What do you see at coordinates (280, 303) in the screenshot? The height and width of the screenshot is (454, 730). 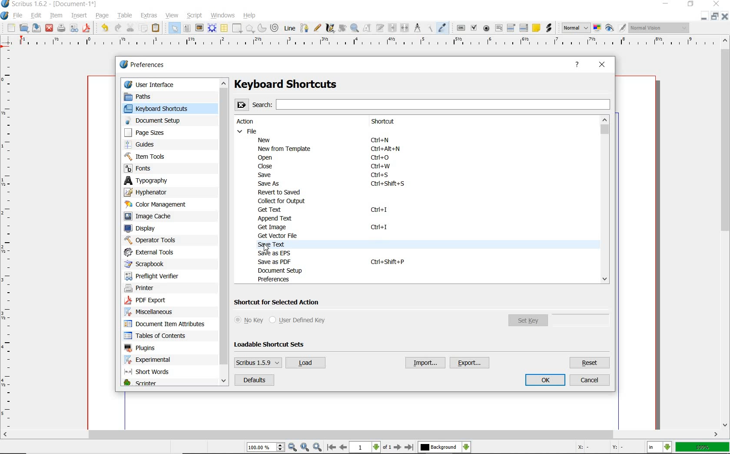 I see `shortcut for selected action` at bounding box center [280, 303].